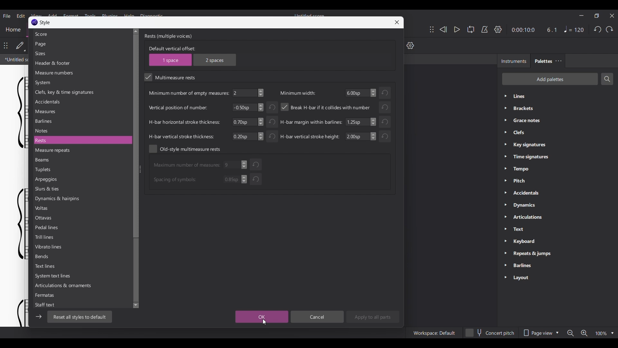 The width and height of the screenshot is (618, 348). What do you see at coordinates (81, 305) in the screenshot?
I see `Staff text` at bounding box center [81, 305].